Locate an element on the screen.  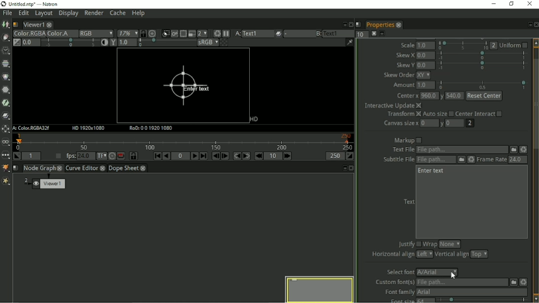
Clear all panels is located at coordinates (374, 34).